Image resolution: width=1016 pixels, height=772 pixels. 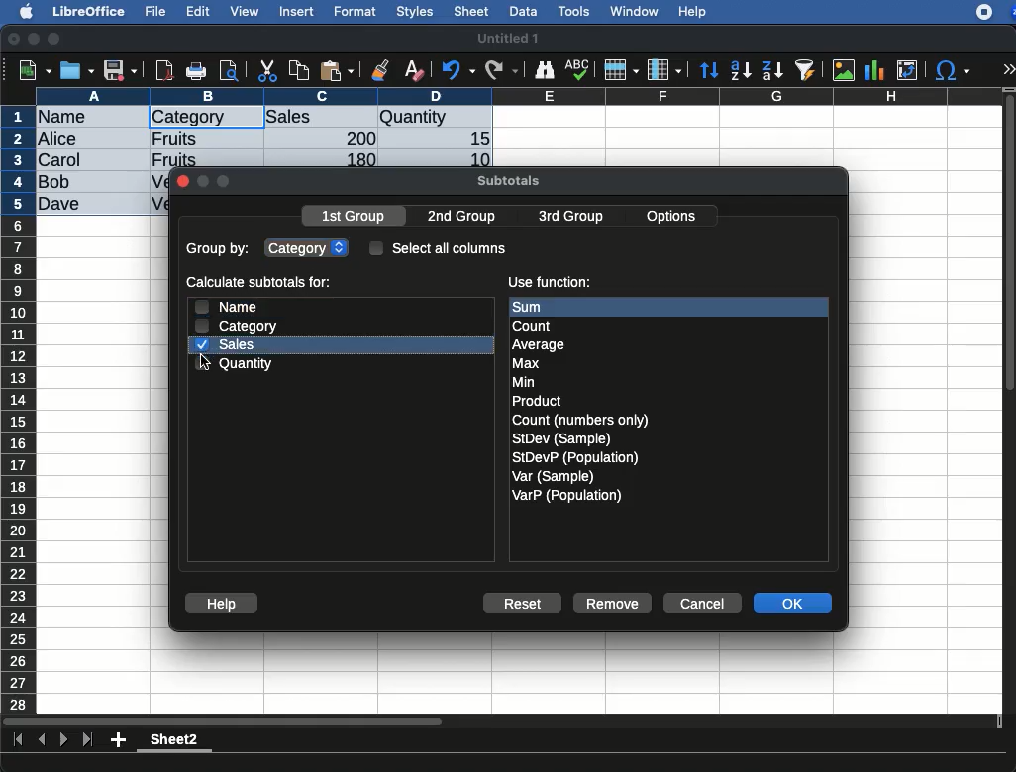 What do you see at coordinates (268, 70) in the screenshot?
I see `cut` at bounding box center [268, 70].